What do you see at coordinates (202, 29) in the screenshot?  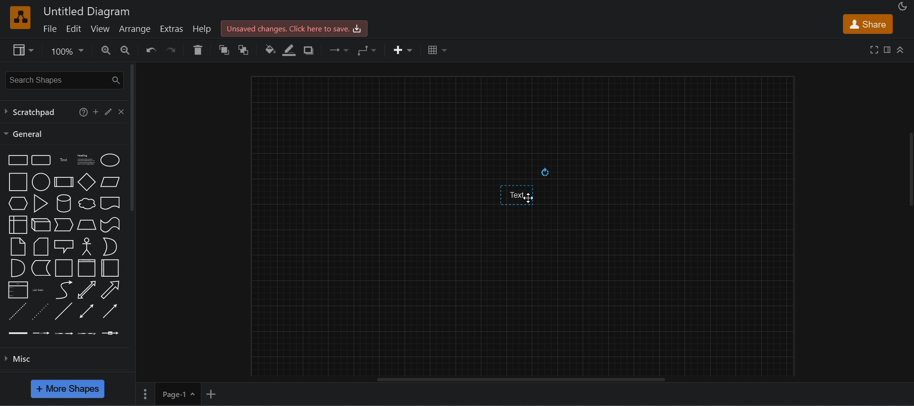 I see `help` at bounding box center [202, 29].